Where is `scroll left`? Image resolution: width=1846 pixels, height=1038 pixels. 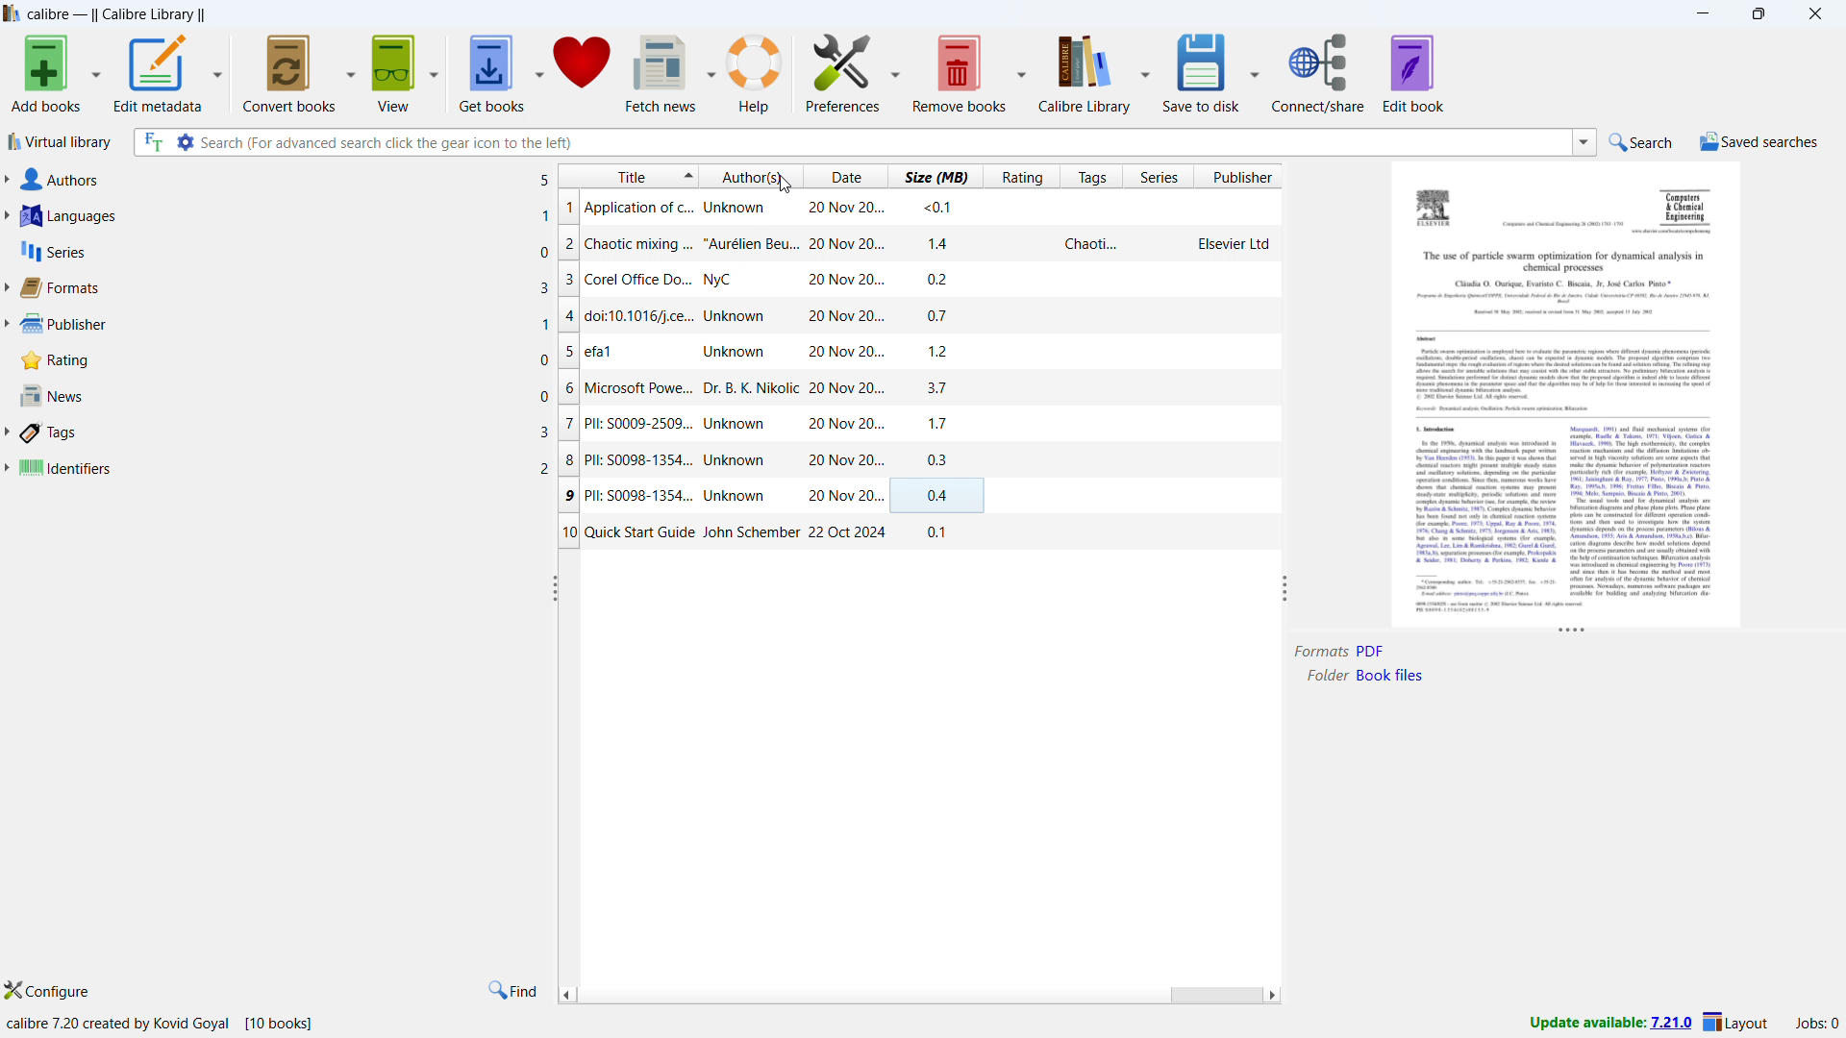 scroll left is located at coordinates (567, 992).